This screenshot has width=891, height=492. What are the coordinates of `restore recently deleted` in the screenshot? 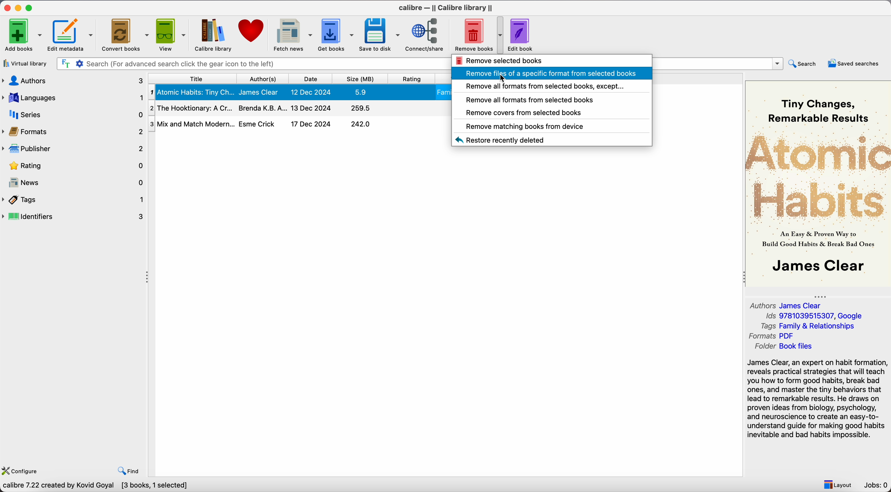 It's located at (499, 140).